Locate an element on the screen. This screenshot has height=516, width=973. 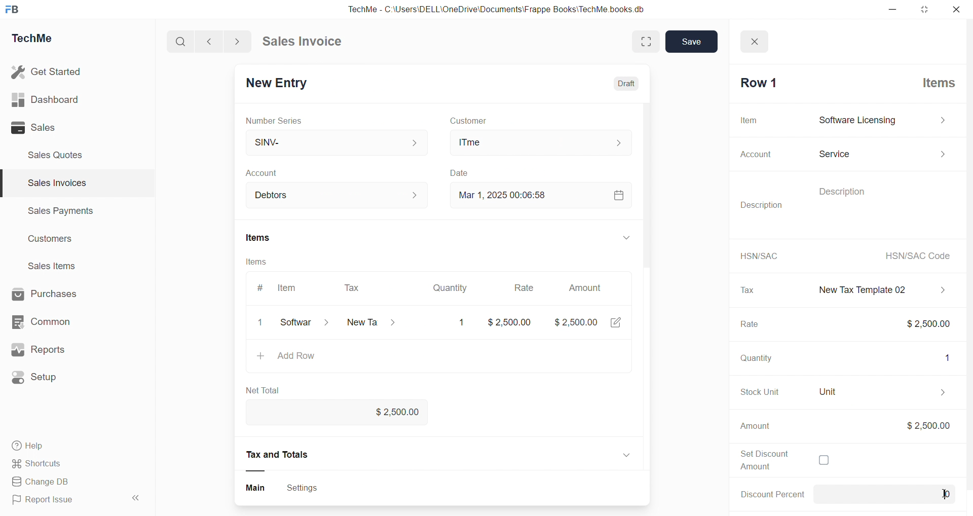
Sales Payments is located at coordinates (56, 212).